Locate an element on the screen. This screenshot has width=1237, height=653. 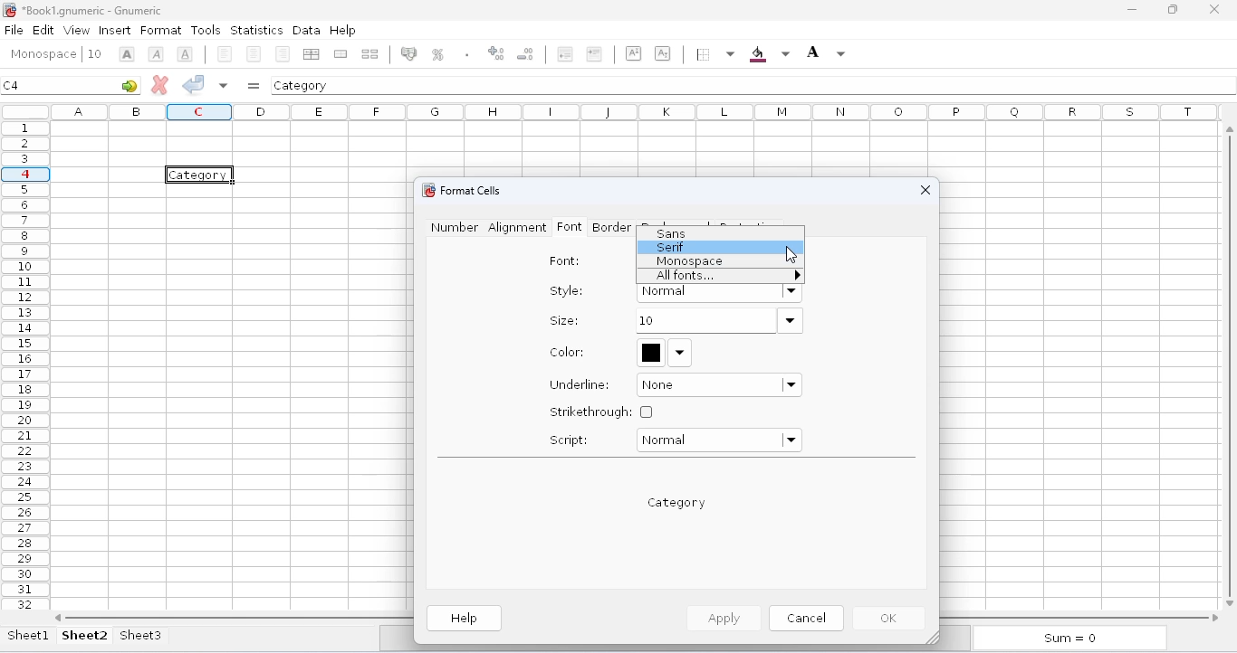
split merged range of cells is located at coordinates (370, 53).